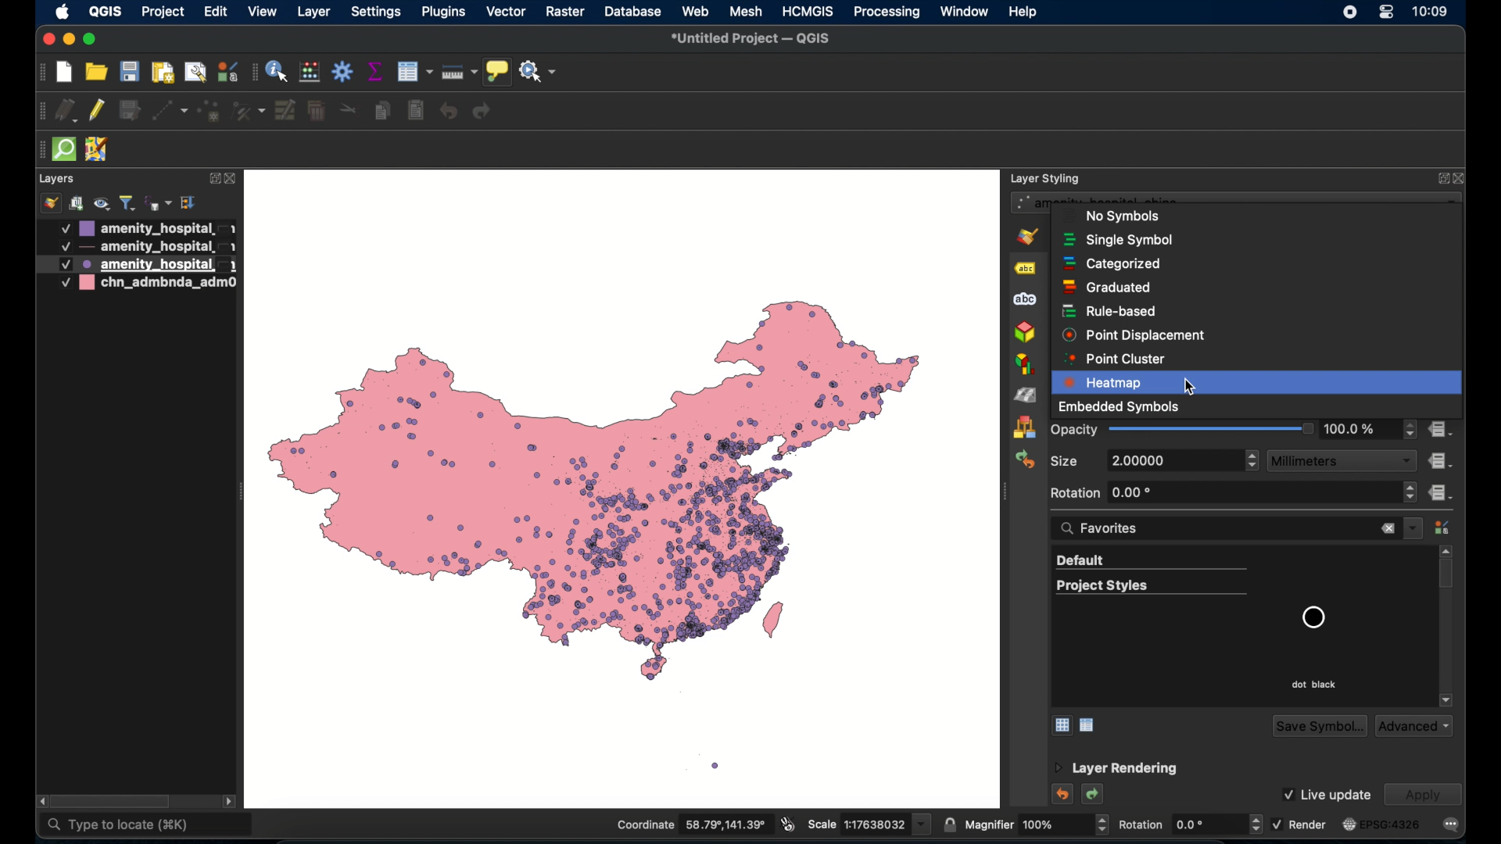 This screenshot has width=1501, height=844. Describe the element at coordinates (1025, 364) in the screenshot. I see `diagrams` at that location.